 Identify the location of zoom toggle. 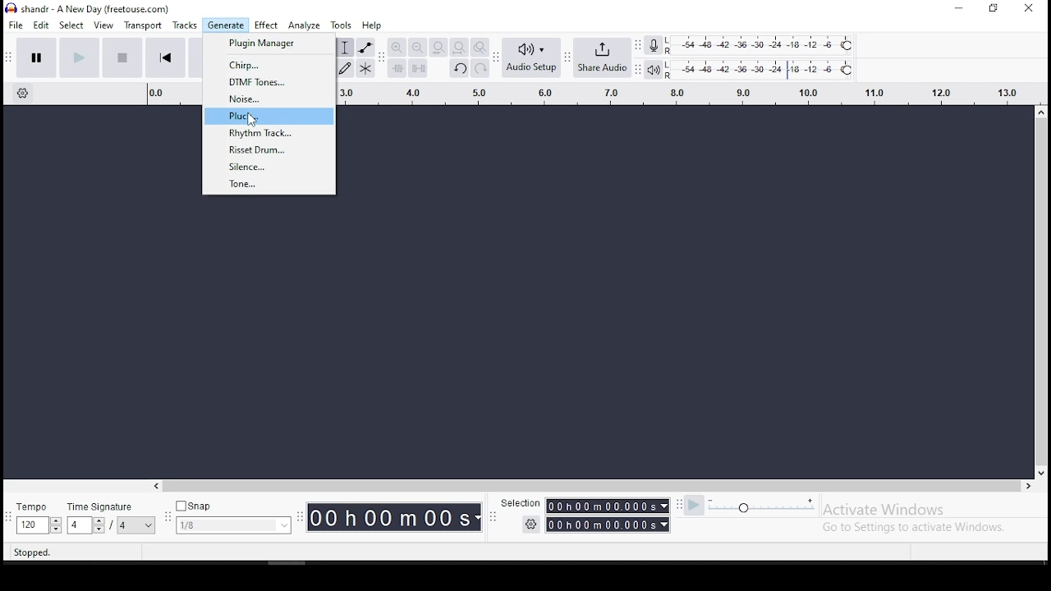
(481, 48).